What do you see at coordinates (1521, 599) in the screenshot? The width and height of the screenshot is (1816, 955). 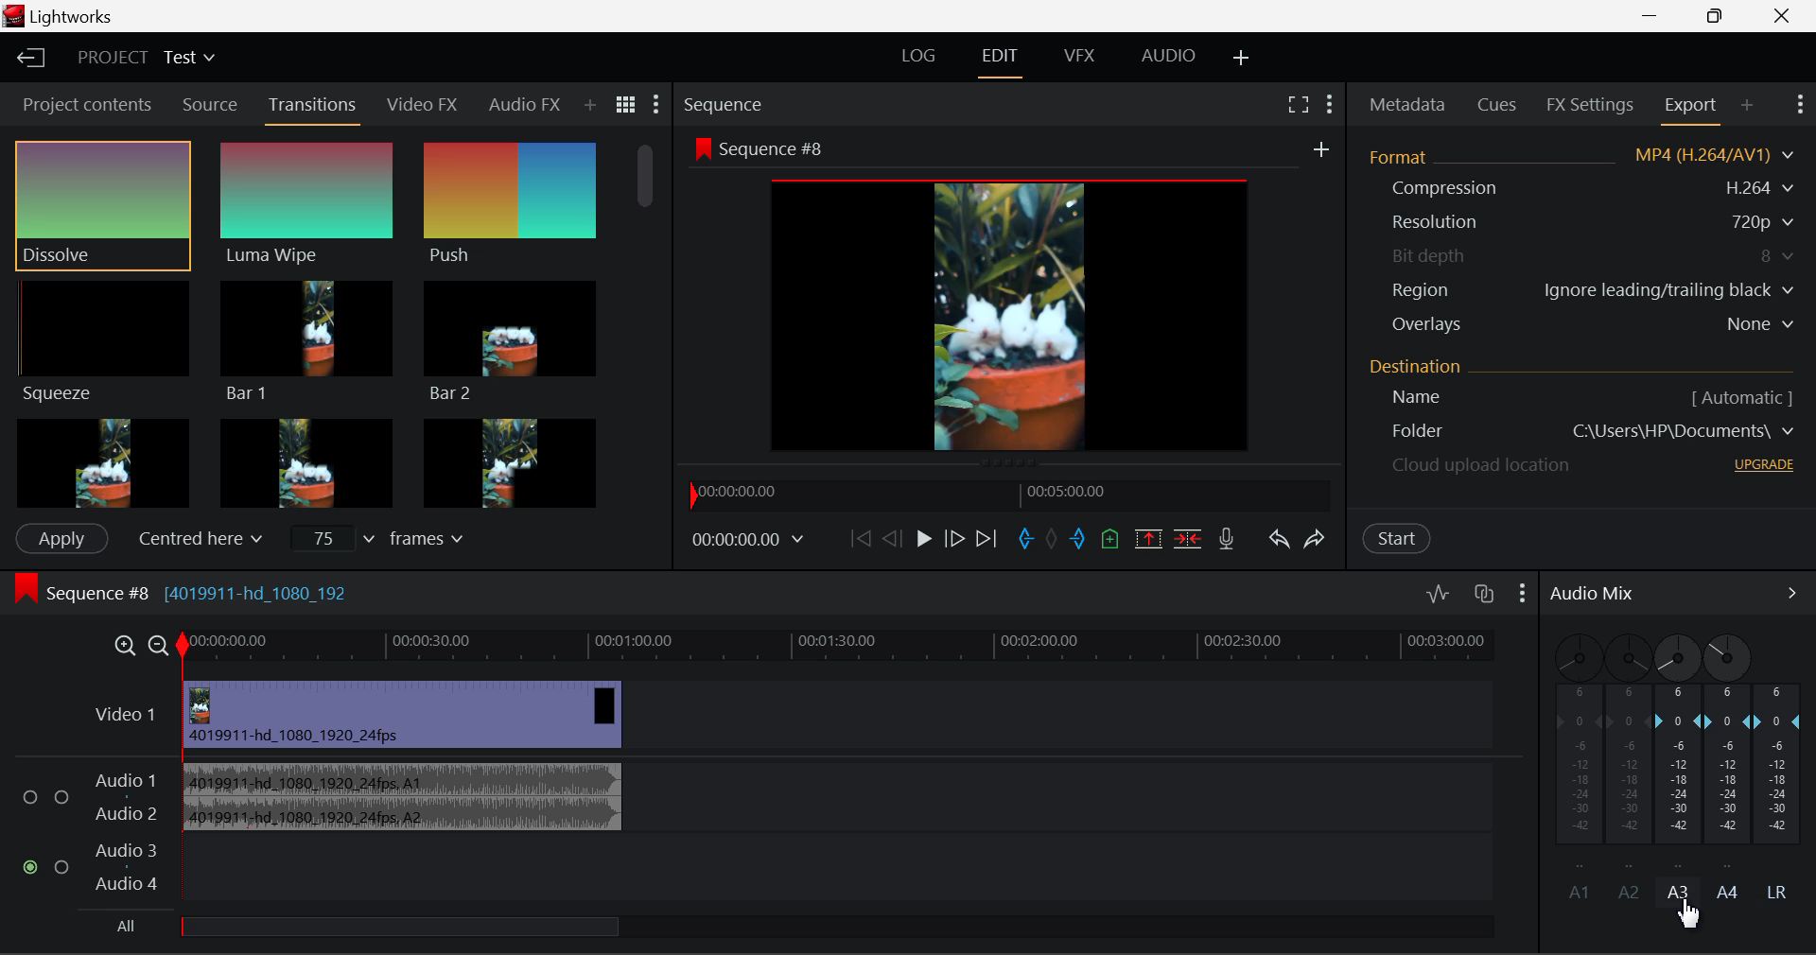 I see `Show Settings` at bounding box center [1521, 599].